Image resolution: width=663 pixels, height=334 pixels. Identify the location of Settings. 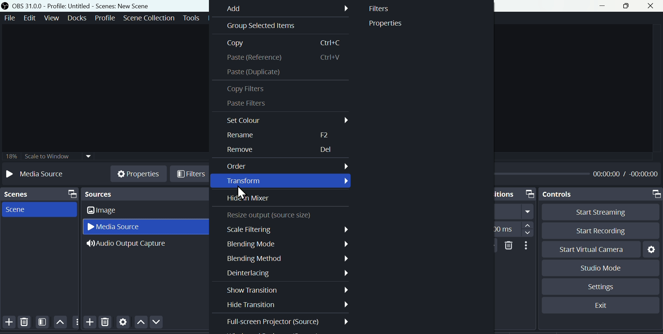
(651, 248).